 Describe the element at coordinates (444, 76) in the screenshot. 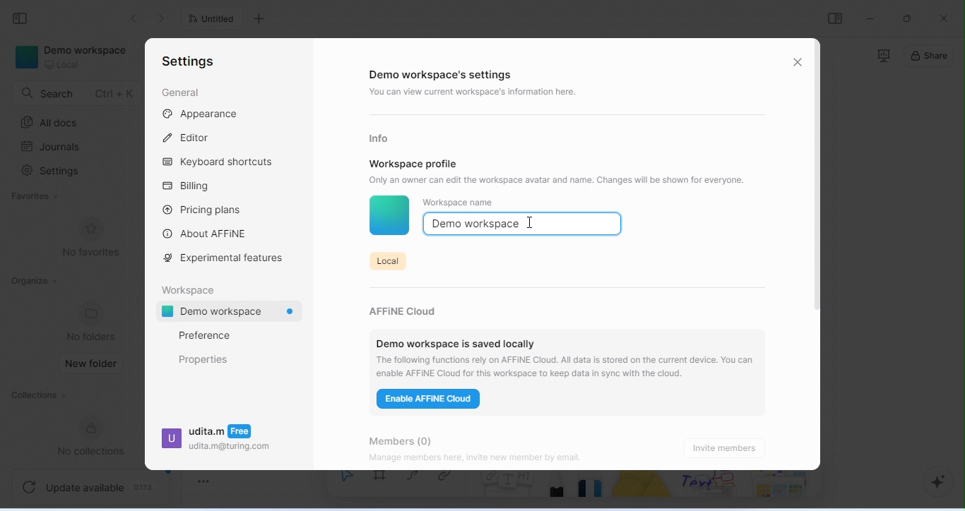

I see `demo workspace's settings` at that location.